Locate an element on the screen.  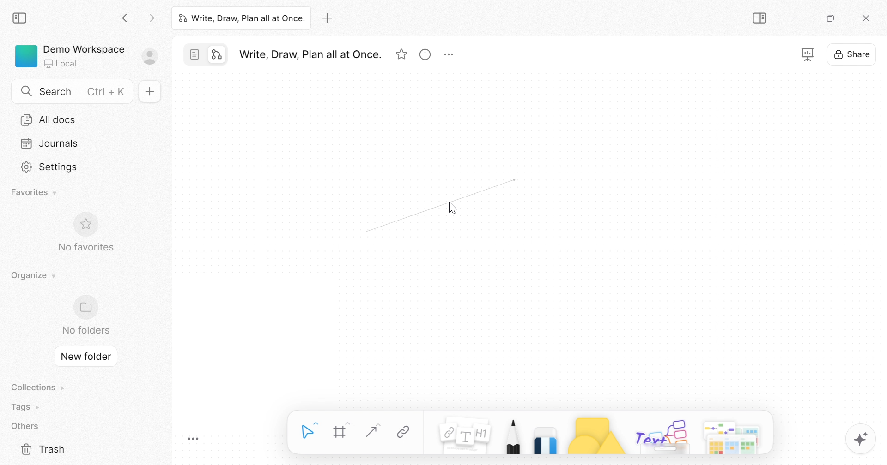
Ctrl + K is located at coordinates (108, 92).